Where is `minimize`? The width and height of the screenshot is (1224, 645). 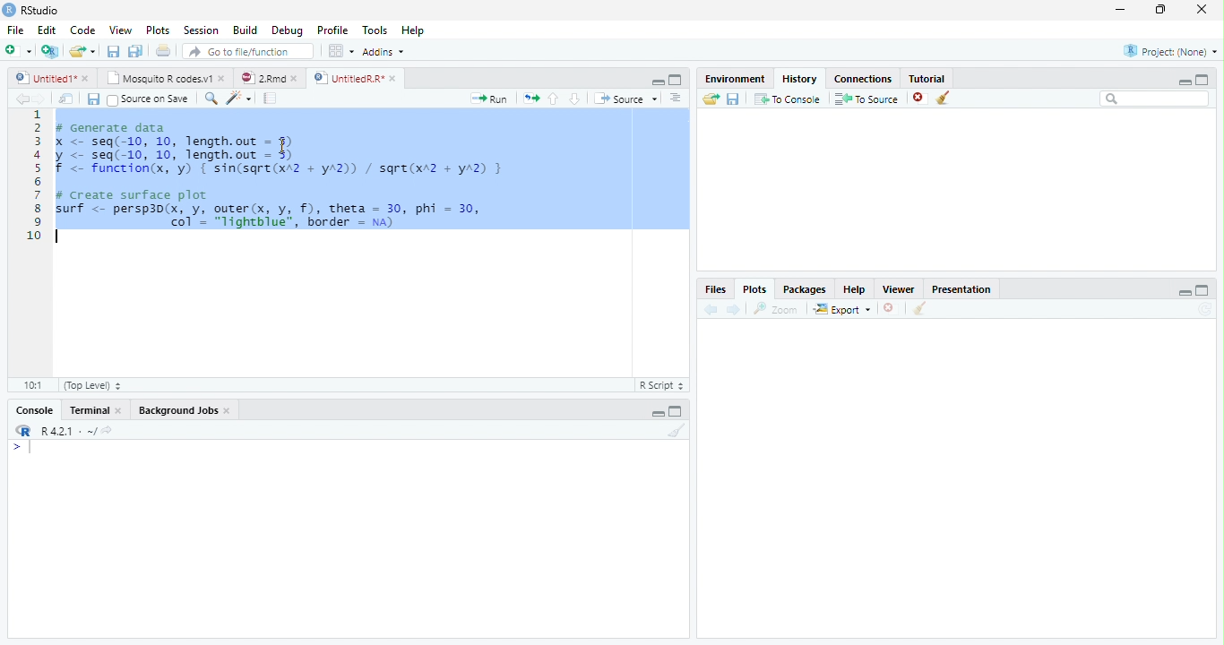 minimize is located at coordinates (1120, 9).